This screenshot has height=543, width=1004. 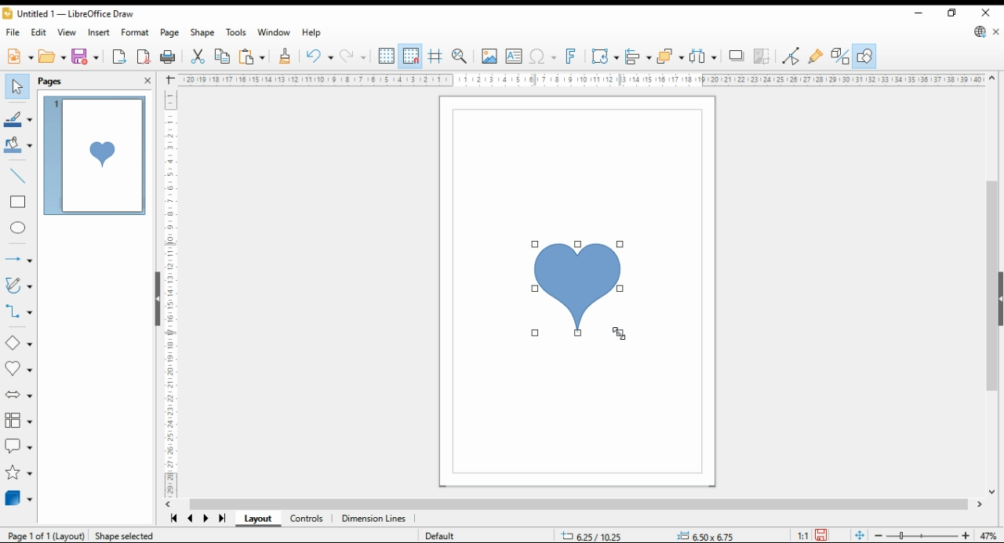 I want to click on Page, so click(x=47, y=535).